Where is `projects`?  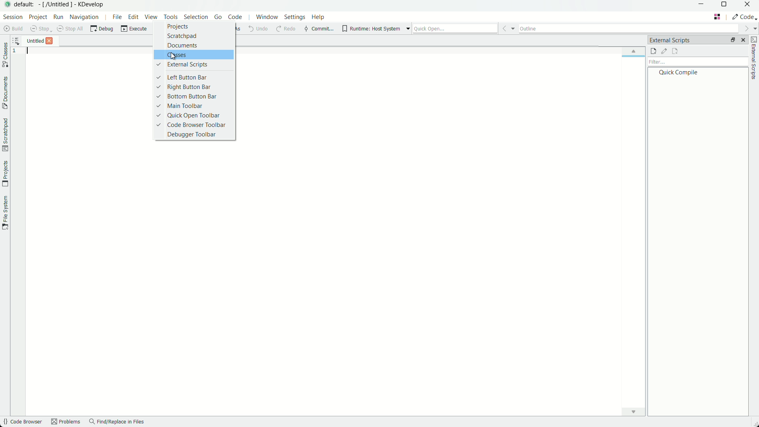
projects is located at coordinates (194, 26).